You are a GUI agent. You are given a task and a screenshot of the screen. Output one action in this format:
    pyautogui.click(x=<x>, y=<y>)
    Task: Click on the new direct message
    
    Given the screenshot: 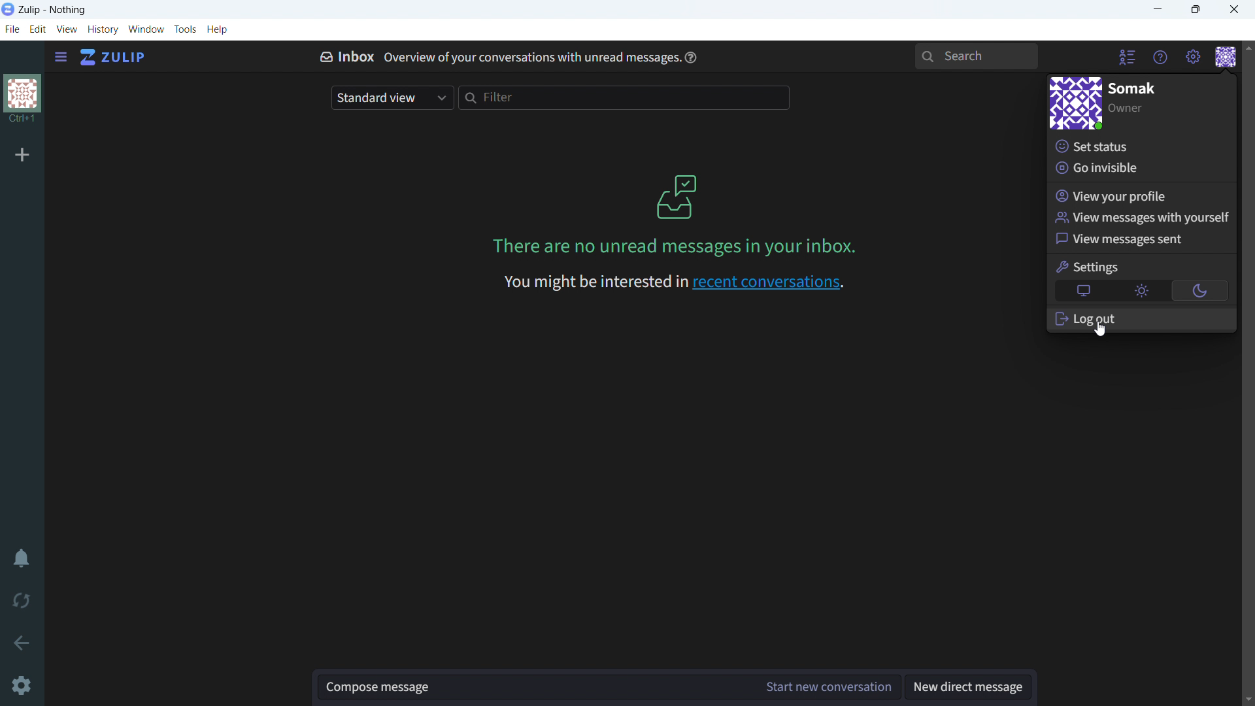 What is the action you would take?
    pyautogui.click(x=967, y=686)
    